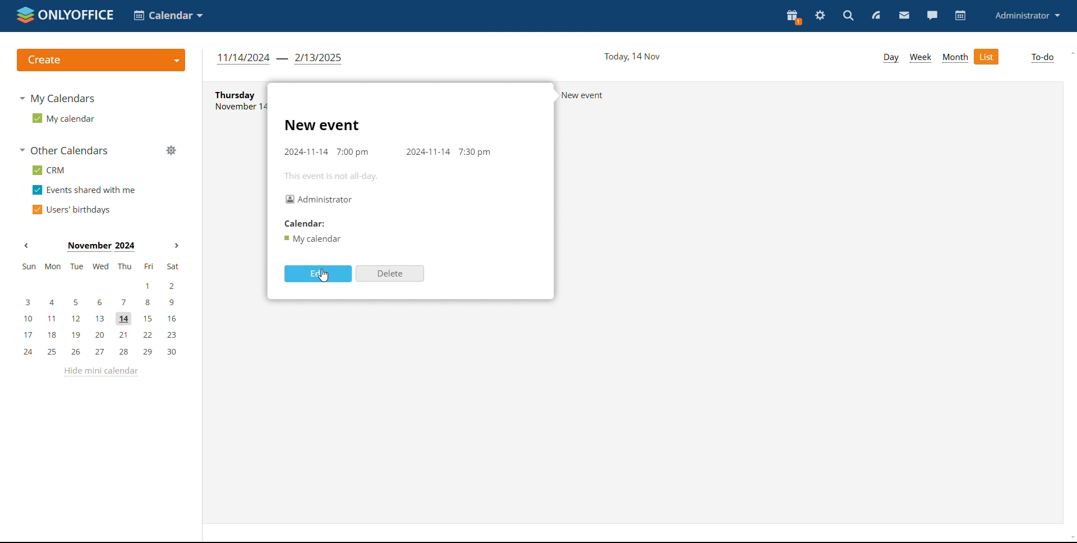 The width and height of the screenshot is (1077, 543). I want to click on previous month, so click(26, 246).